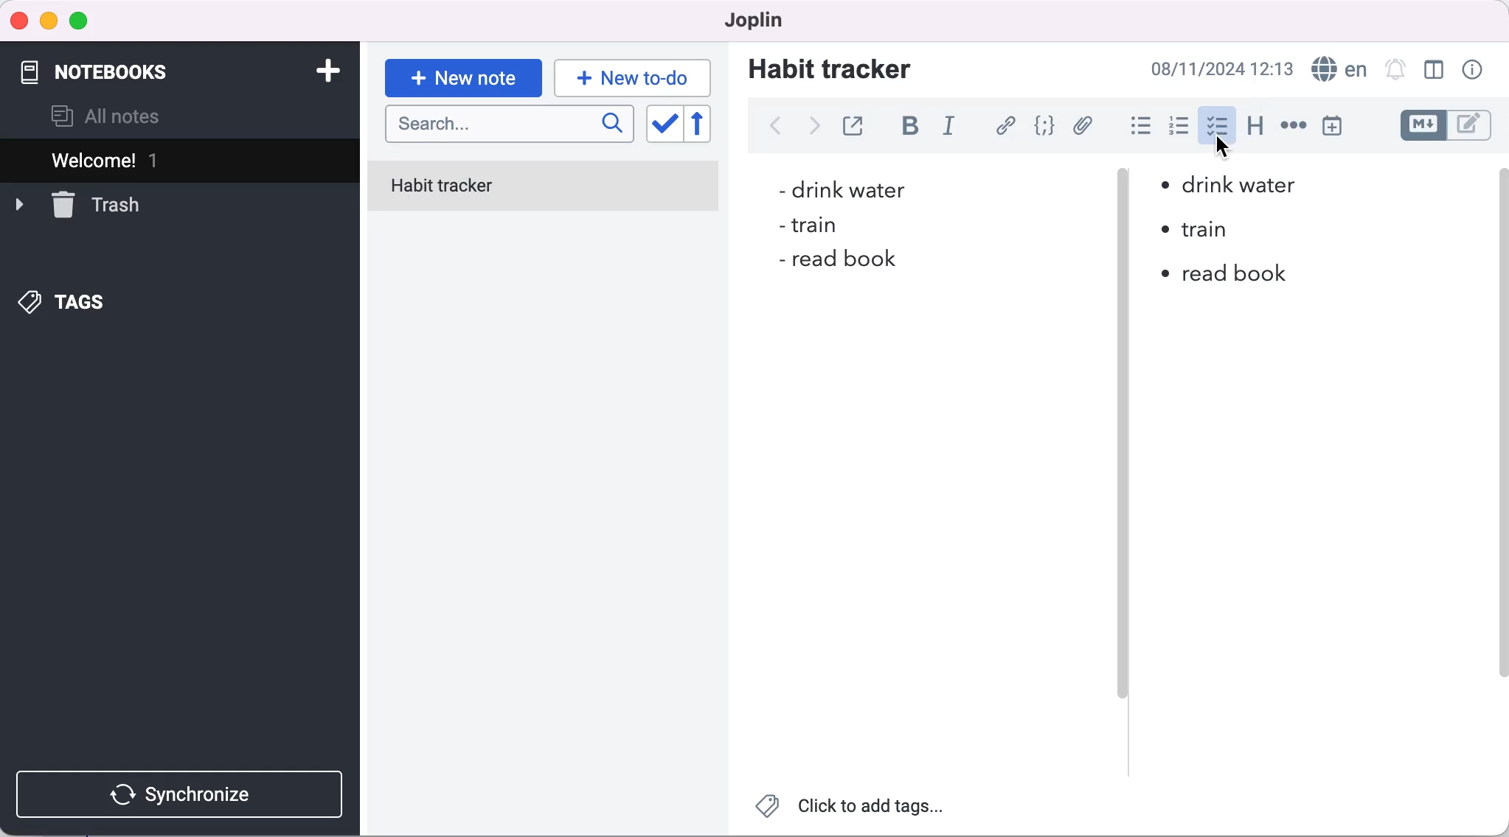 This screenshot has height=837, width=1509. Describe the element at coordinates (663, 125) in the screenshot. I see `toggle sort order field` at that location.